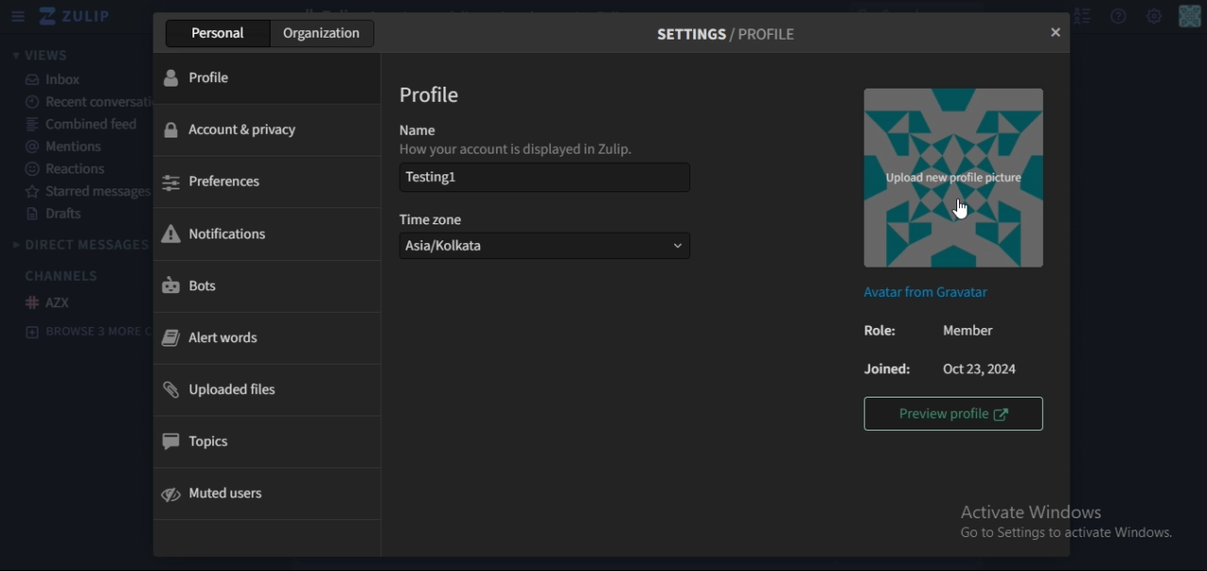  Describe the element at coordinates (76, 18) in the screenshot. I see `icon` at that location.